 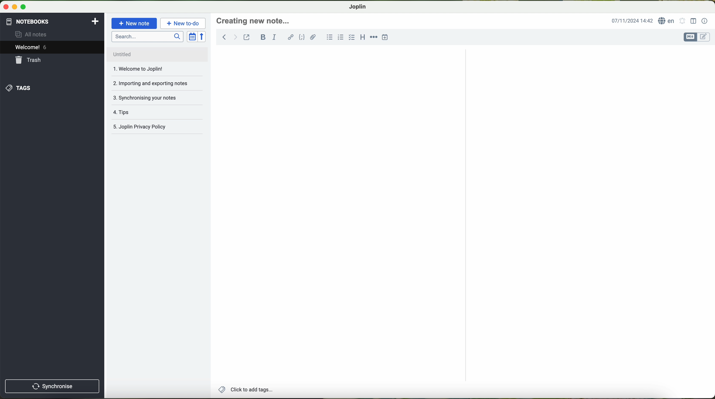 What do you see at coordinates (357, 6) in the screenshot?
I see `Joplin` at bounding box center [357, 6].